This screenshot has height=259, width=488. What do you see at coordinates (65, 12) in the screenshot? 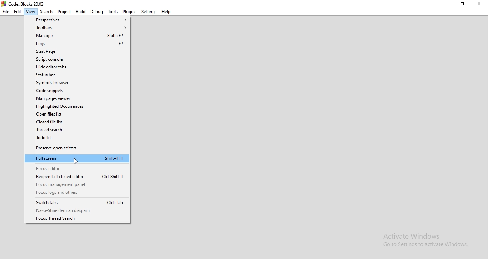
I see `Project ` at bounding box center [65, 12].